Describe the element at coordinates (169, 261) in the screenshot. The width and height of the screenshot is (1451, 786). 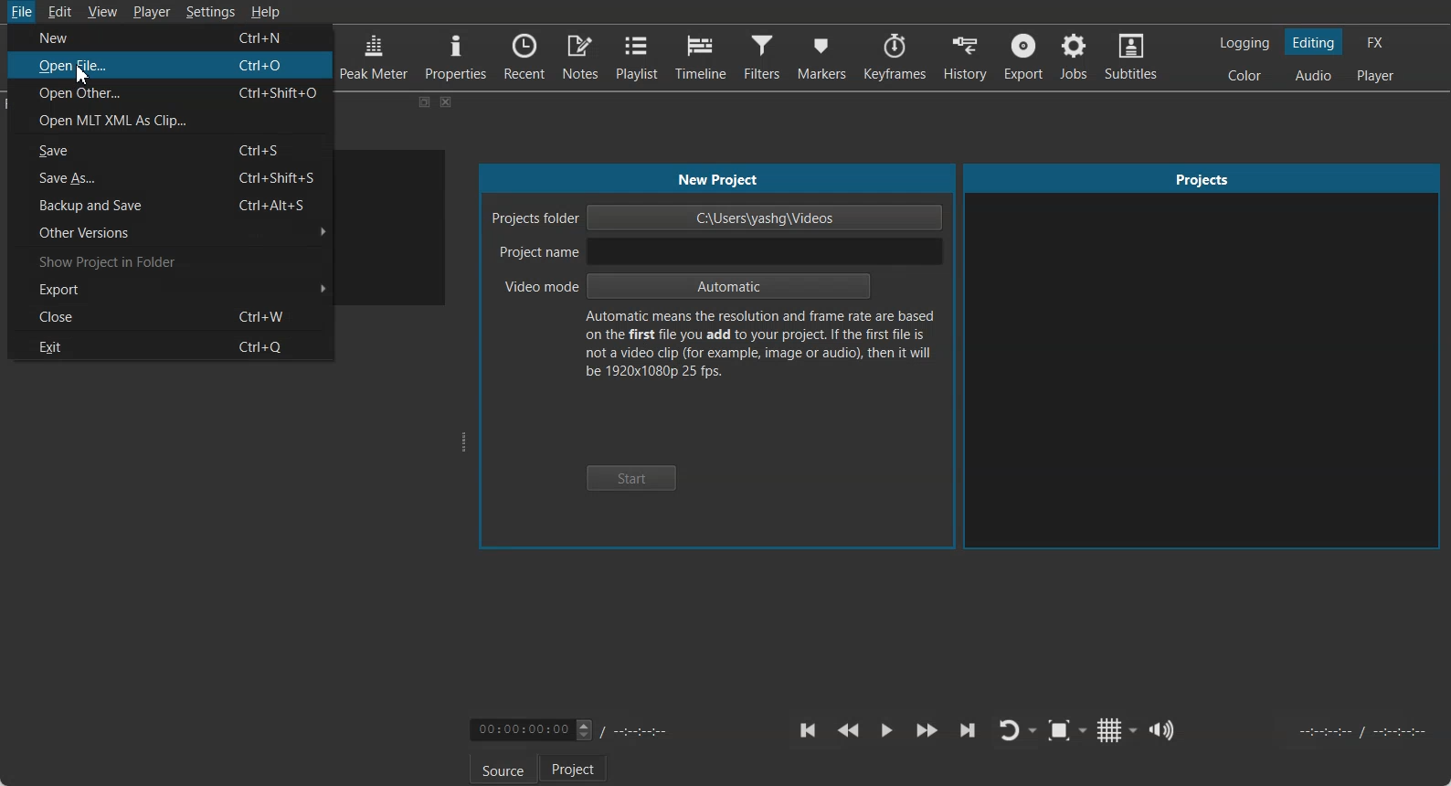
I see `Show Project in Folder` at that location.